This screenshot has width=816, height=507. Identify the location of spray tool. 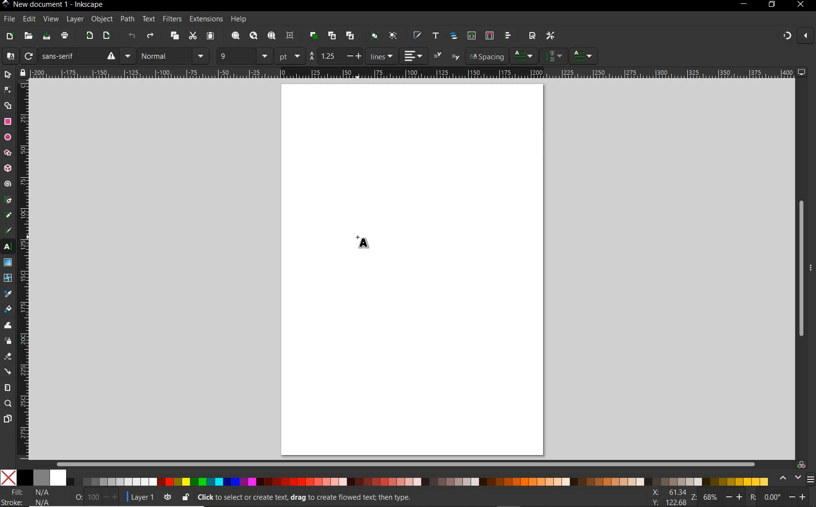
(8, 341).